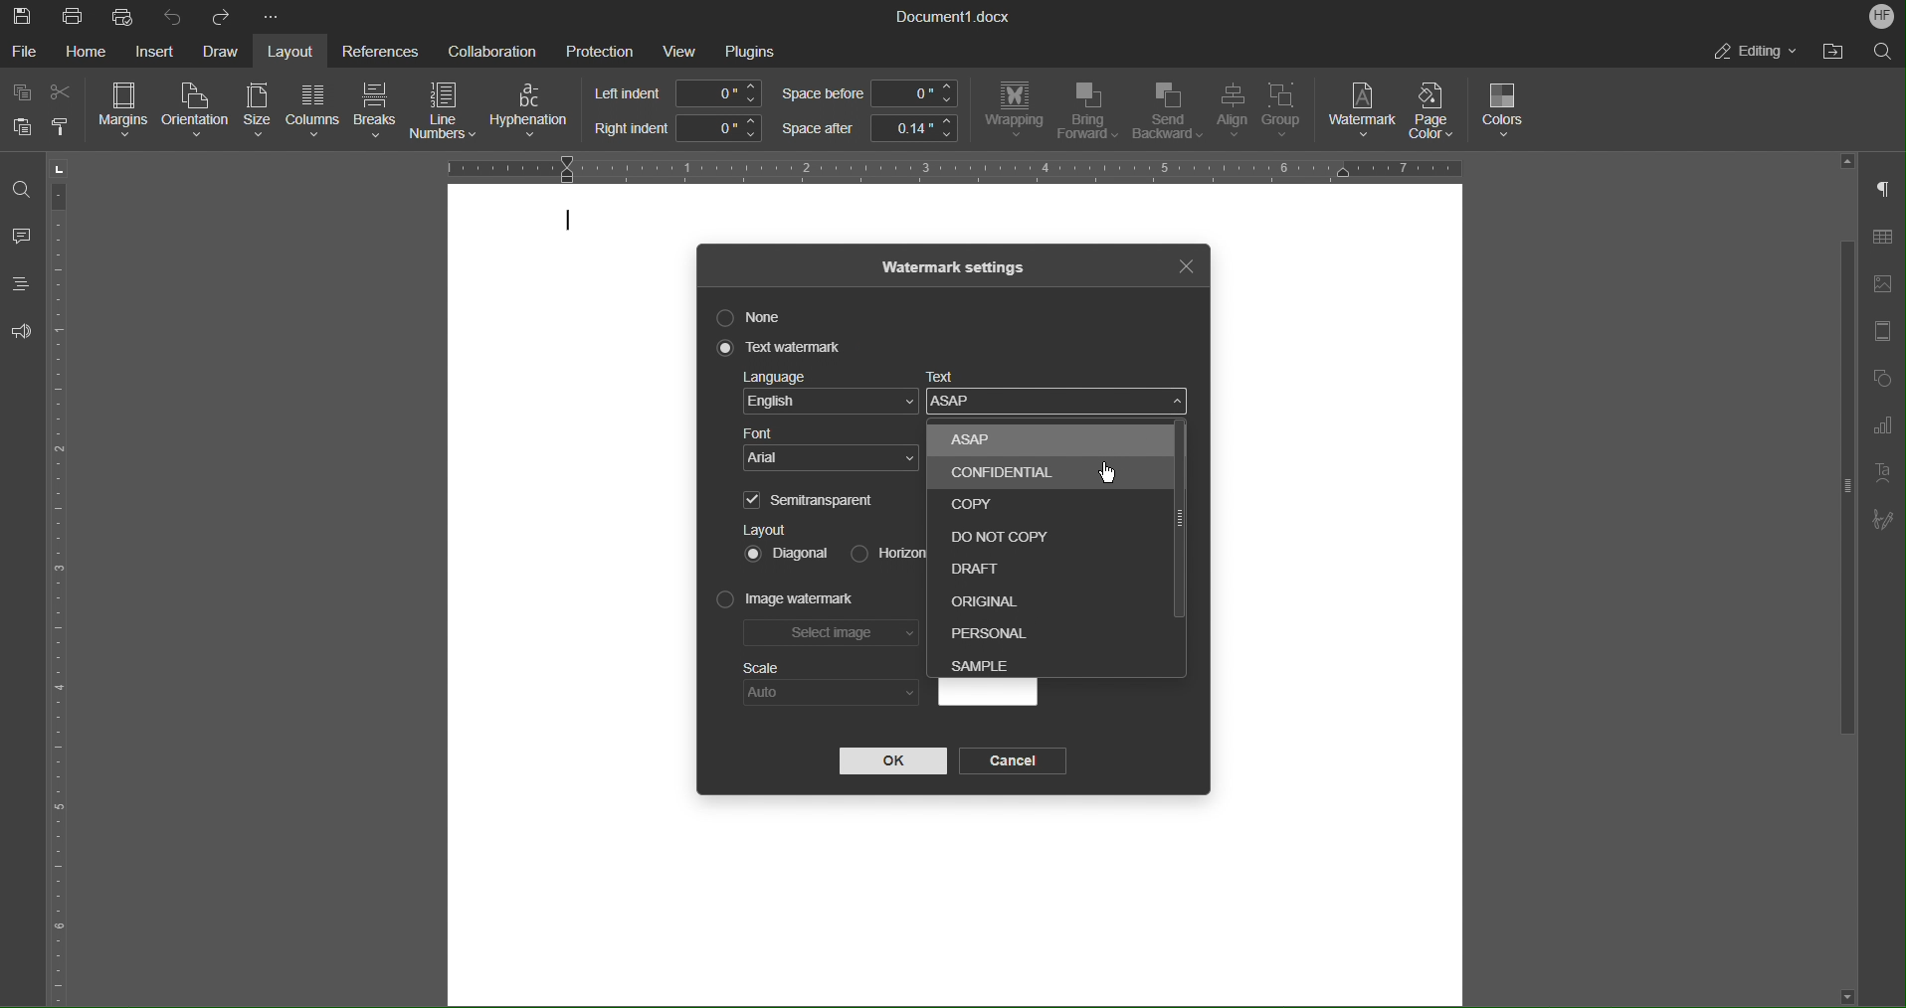  Describe the element at coordinates (24, 93) in the screenshot. I see `Copy` at that location.